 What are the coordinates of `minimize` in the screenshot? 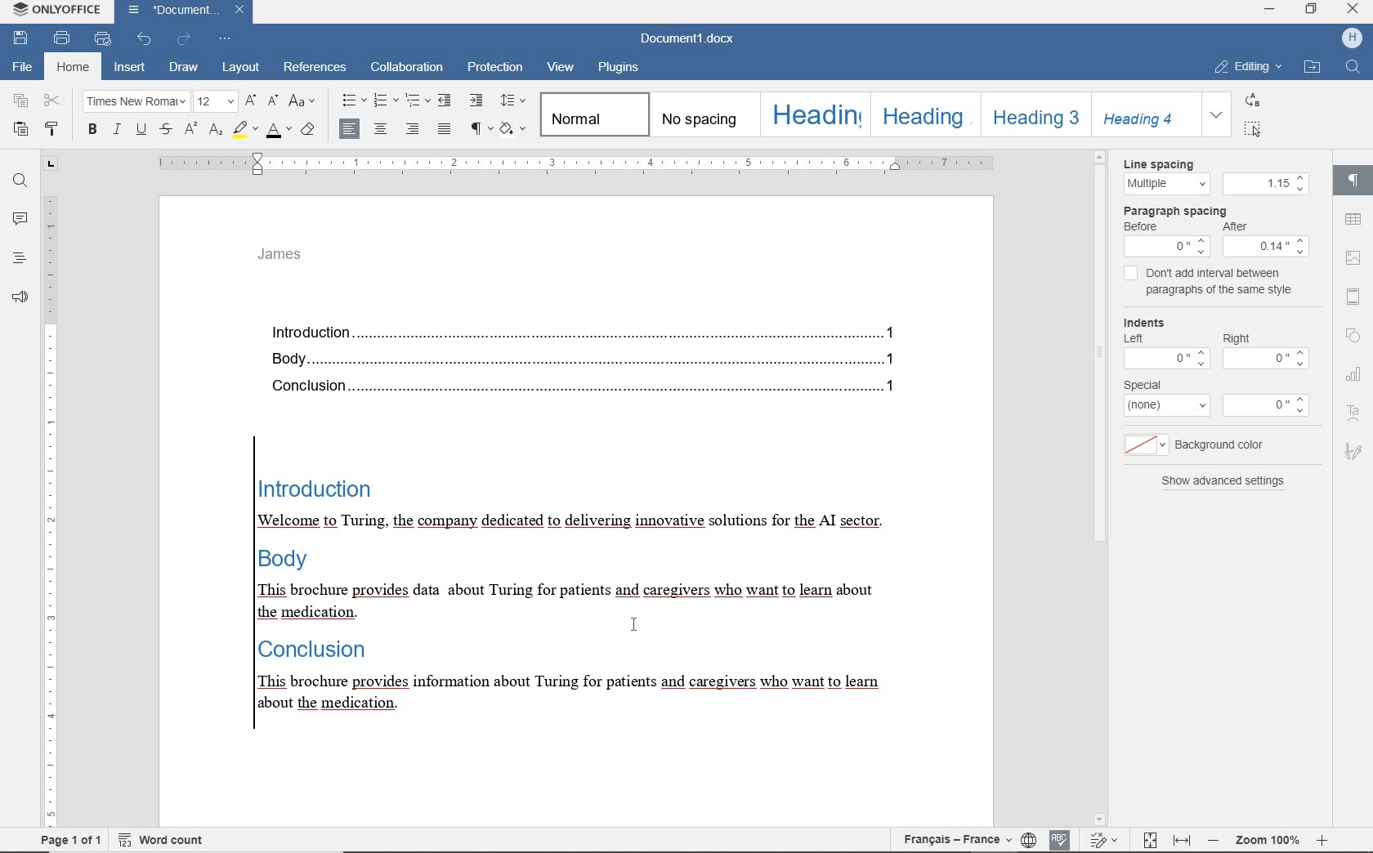 It's located at (1268, 9).